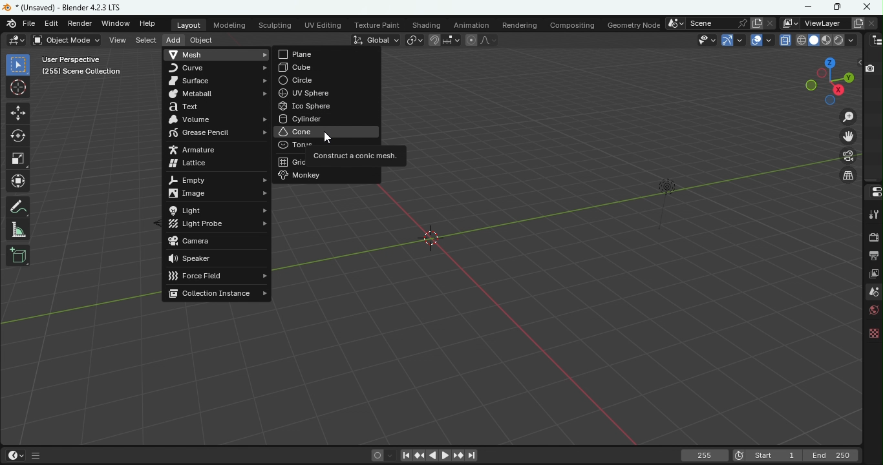 The width and height of the screenshot is (883, 465). Describe the element at coordinates (806, 7) in the screenshot. I see `Minimize` at that location.